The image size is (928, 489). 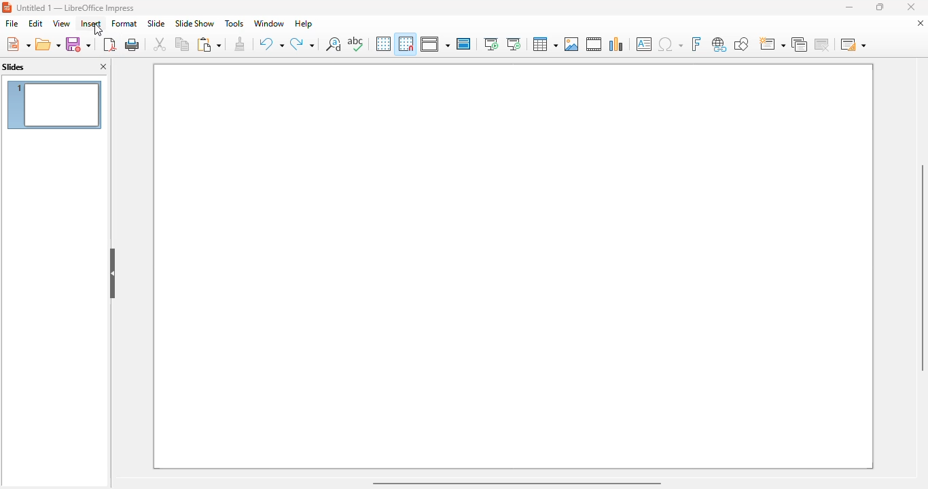 I want to click on insert audio or video, so click(x=594, y=43).